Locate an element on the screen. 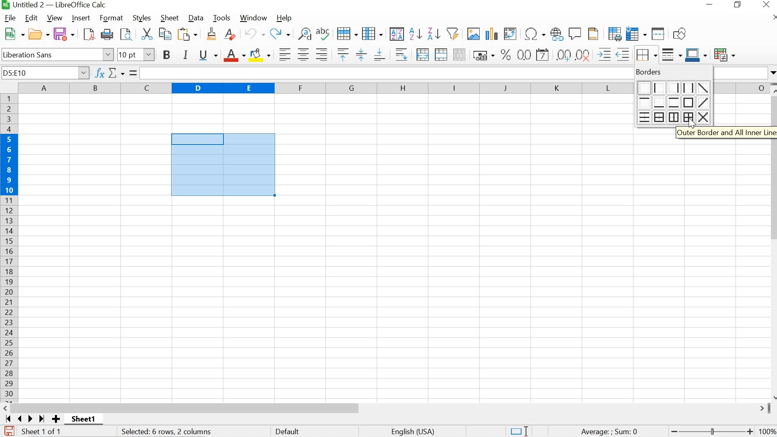 The image size is (777, 437). insert chart is located at coordinates (492, 33).